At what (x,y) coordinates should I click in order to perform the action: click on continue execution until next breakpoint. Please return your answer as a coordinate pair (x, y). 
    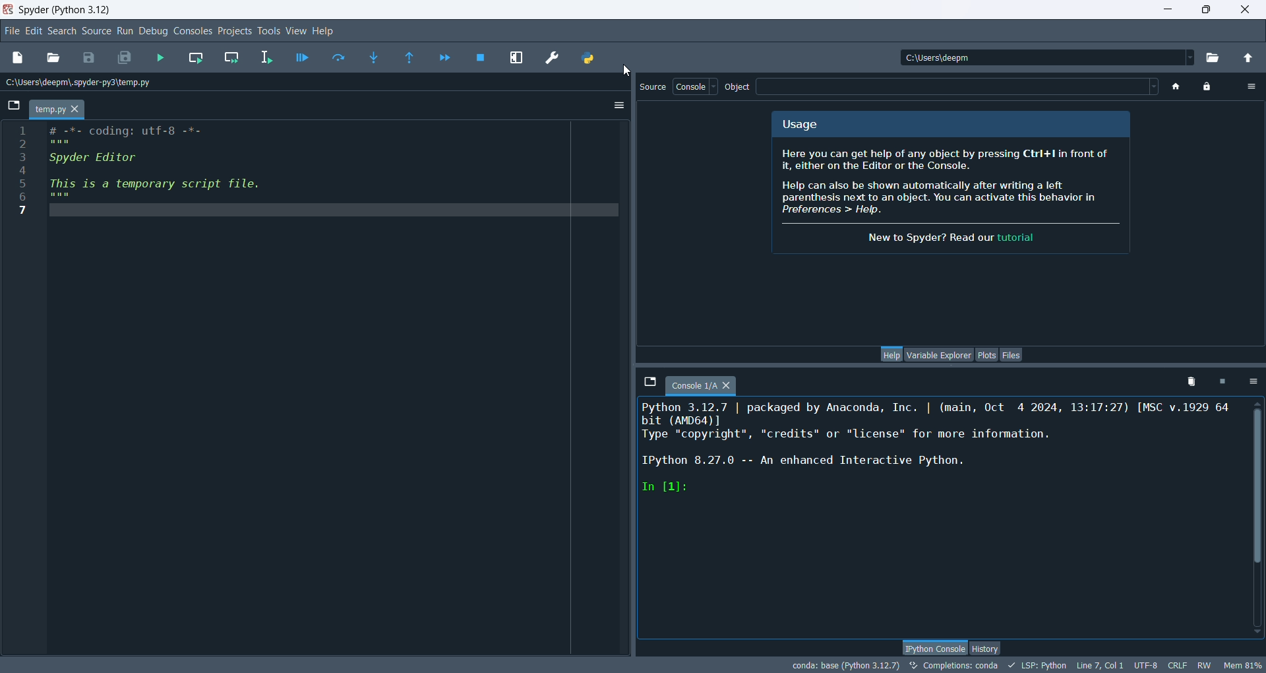
    Looking at the image, I should click on (445, 59).